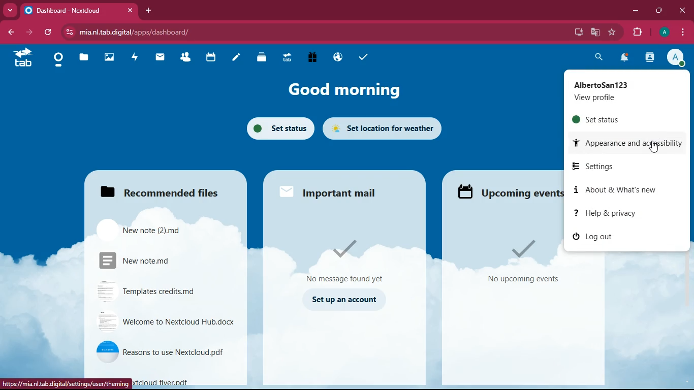  Describe the element at coordinates (67, 383) in the screenshot. I see `` at that location.